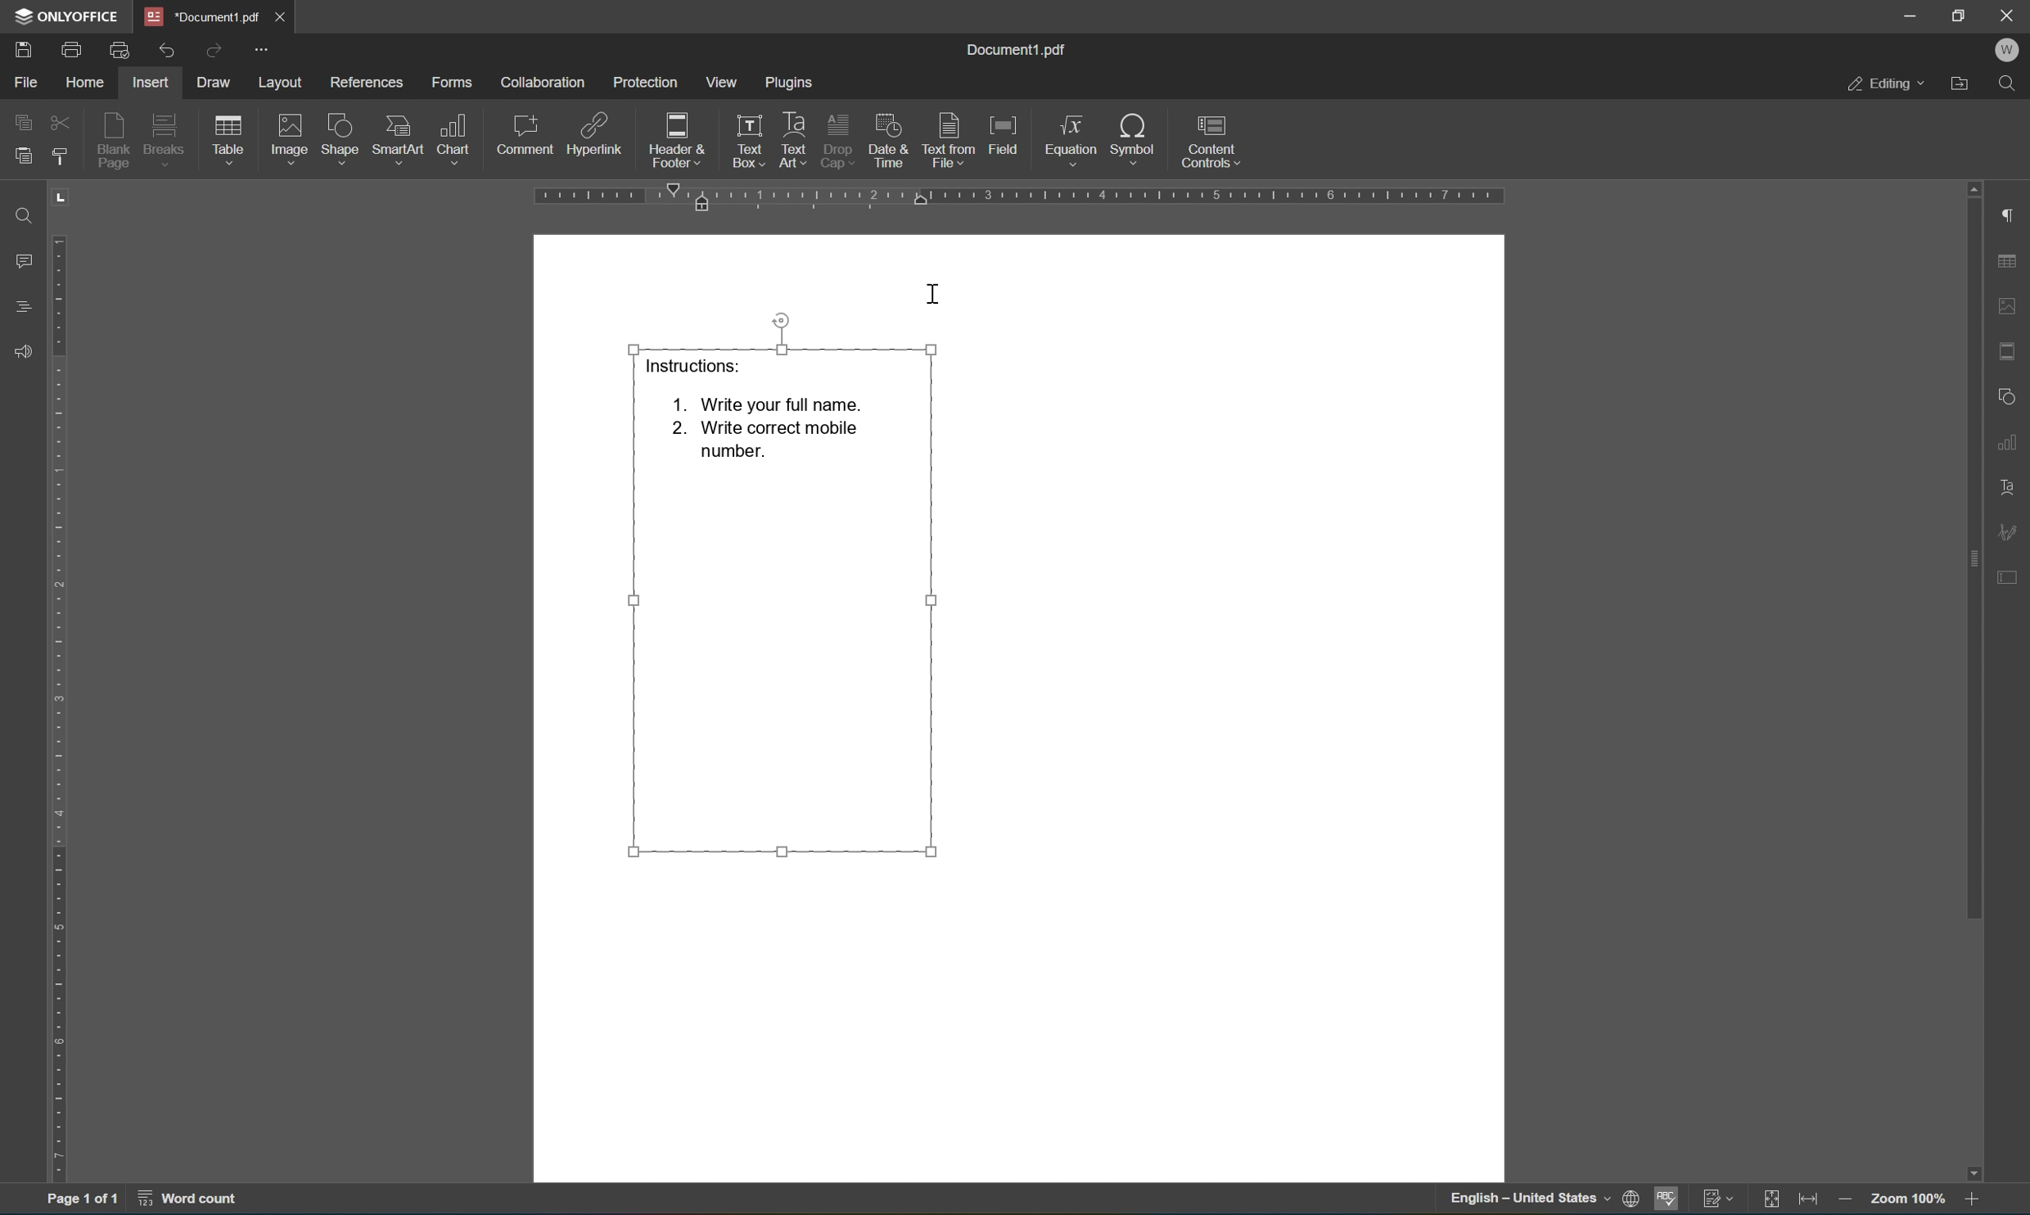  Describe the element at coordinates (73, 50) in the screenshot. I see `Print` at that location.